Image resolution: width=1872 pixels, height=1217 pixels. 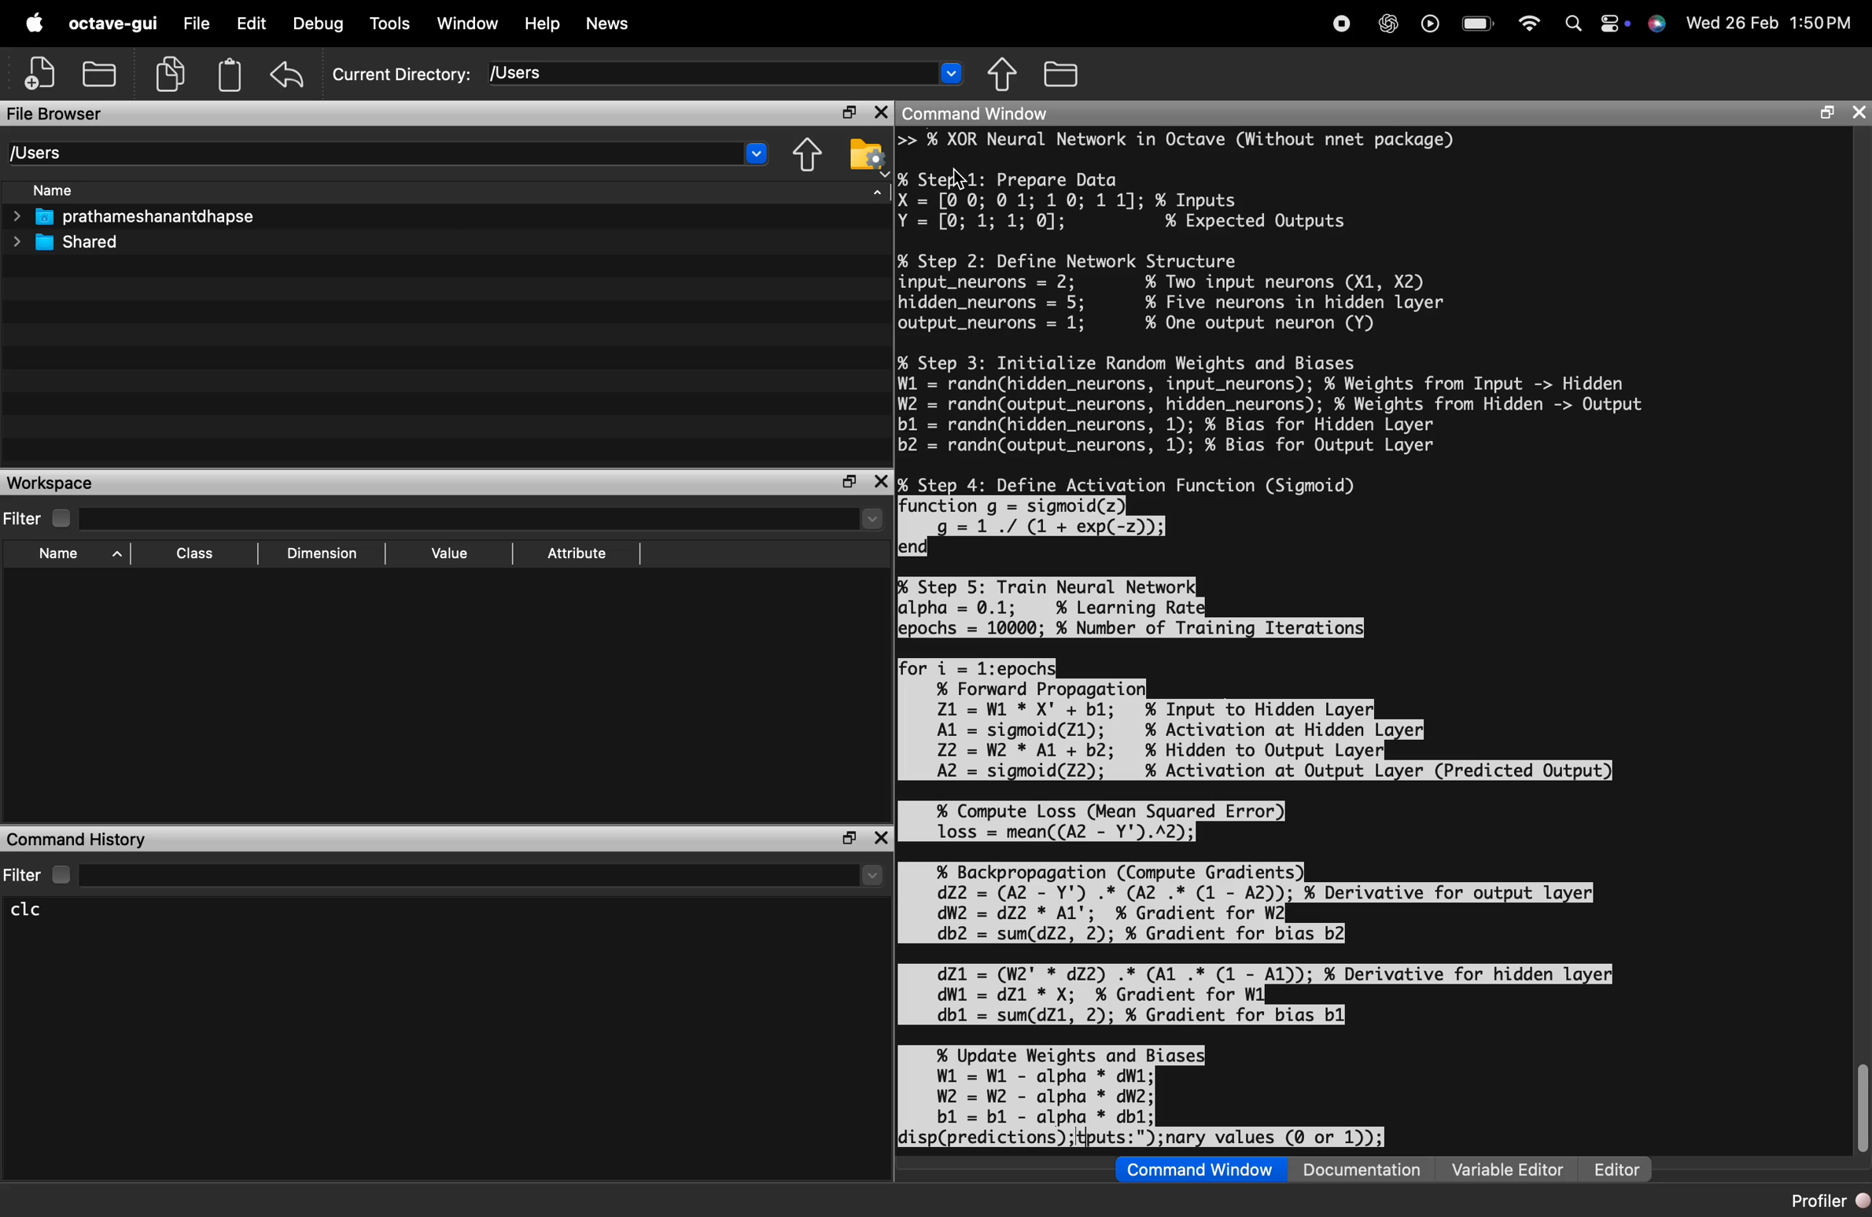 What do you see at coordinates (1199, 1170) in the screenshot?
I see `Command Window` at bounding box center [1199, 1170].